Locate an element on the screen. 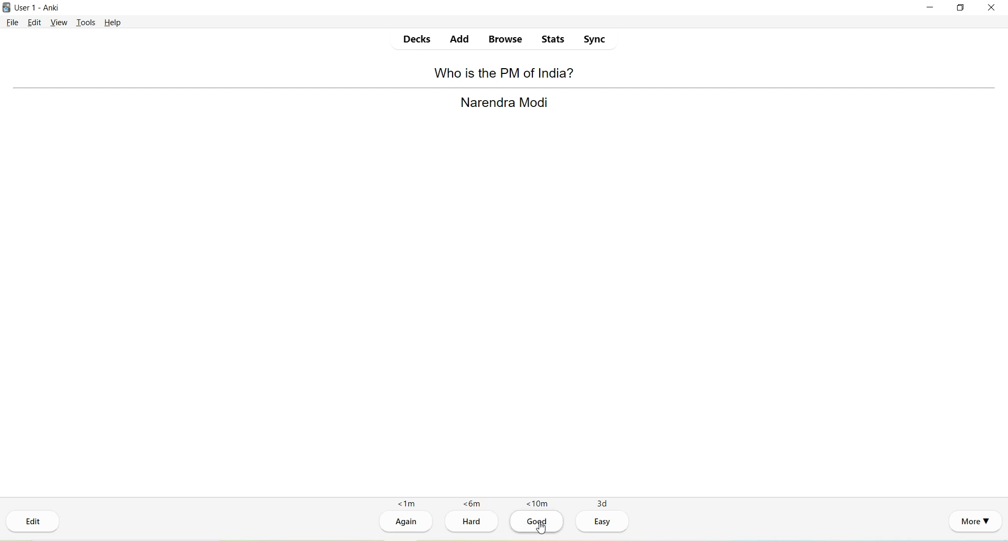  Add is located at coordinates (460, 40).